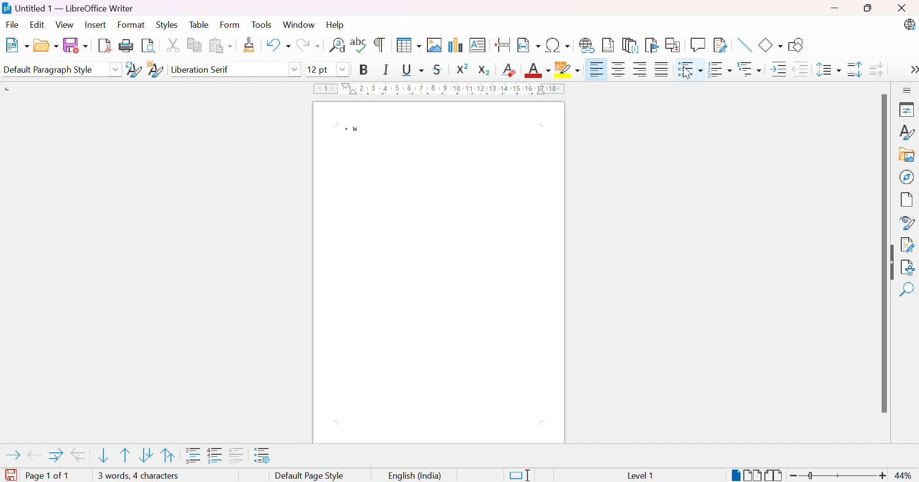  Describe the element at coordinates (126, 456) in the screenshot. I see `Move item up` at that location.